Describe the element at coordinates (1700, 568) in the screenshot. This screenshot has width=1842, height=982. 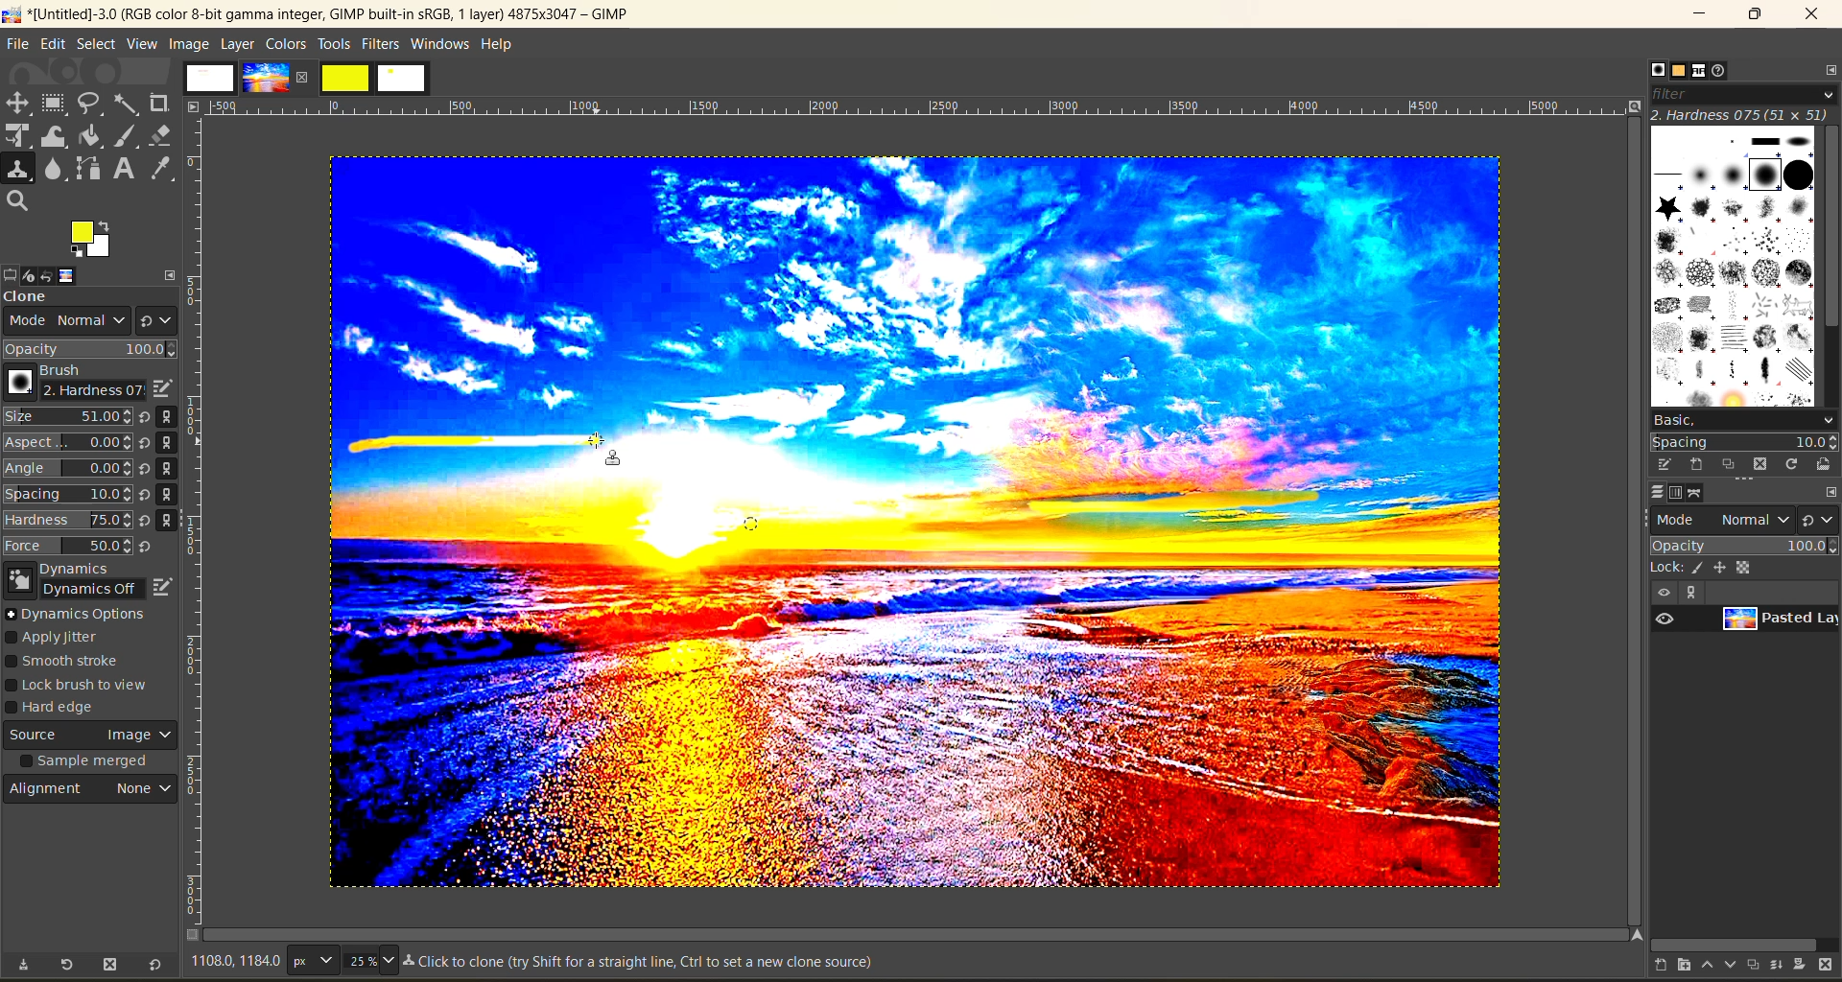
I see `painting tool` at that location.